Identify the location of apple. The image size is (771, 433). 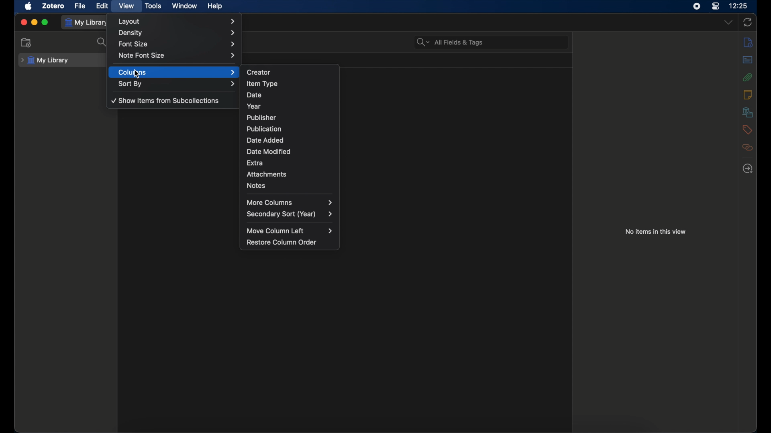
(28, 6).